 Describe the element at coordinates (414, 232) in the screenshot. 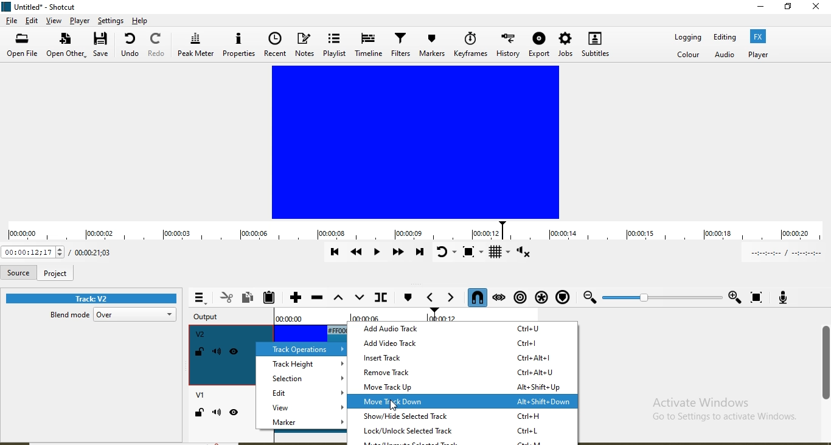

I see `timeline` at that location.